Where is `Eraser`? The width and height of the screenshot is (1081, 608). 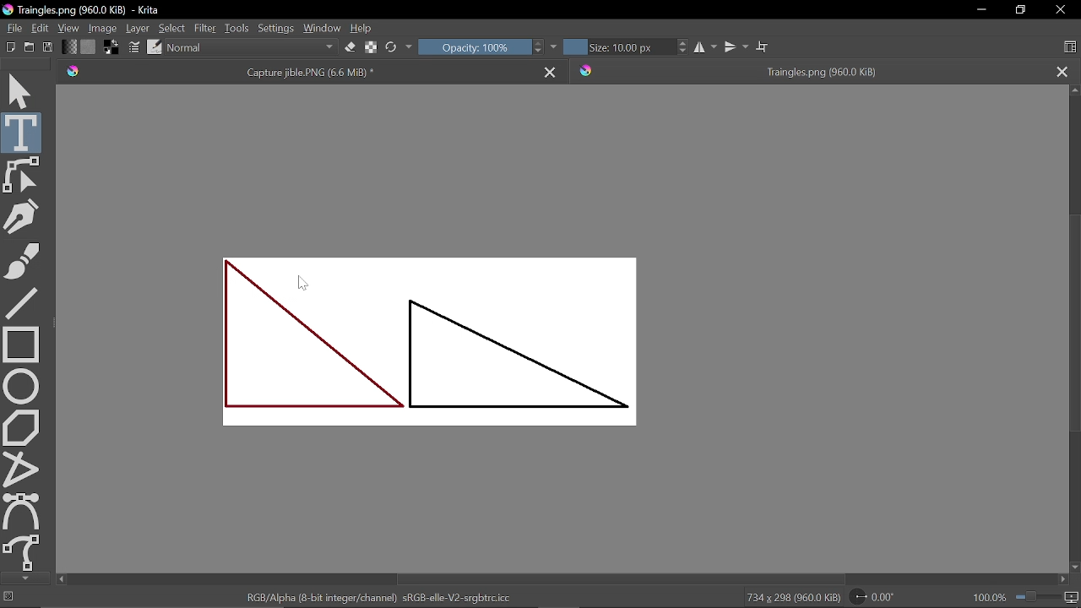 Eraser is located at coordinates (348, 48).